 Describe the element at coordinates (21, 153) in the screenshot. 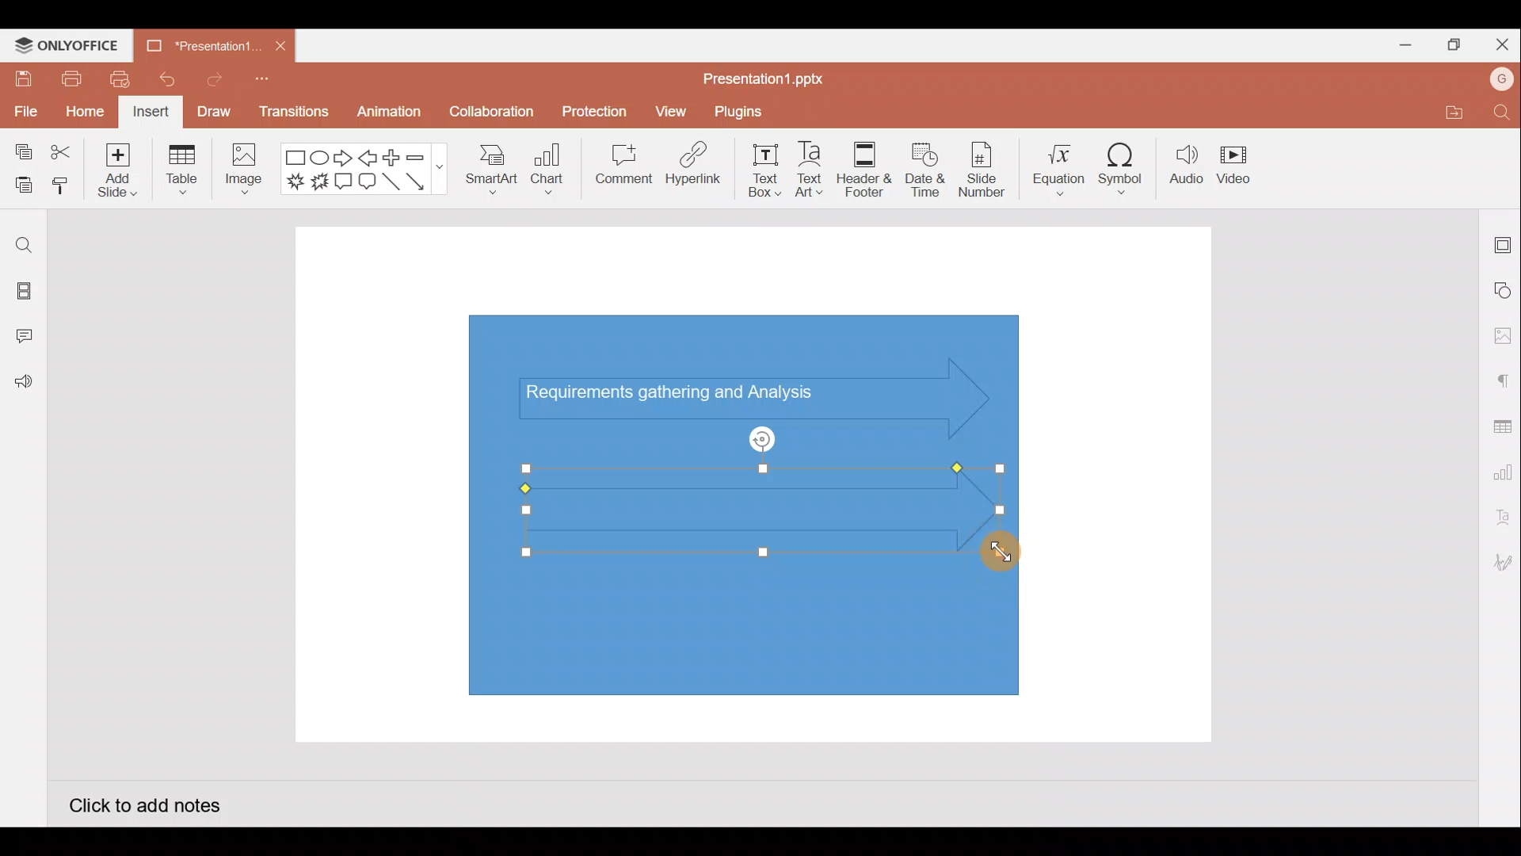

I see `Copy` at that location.